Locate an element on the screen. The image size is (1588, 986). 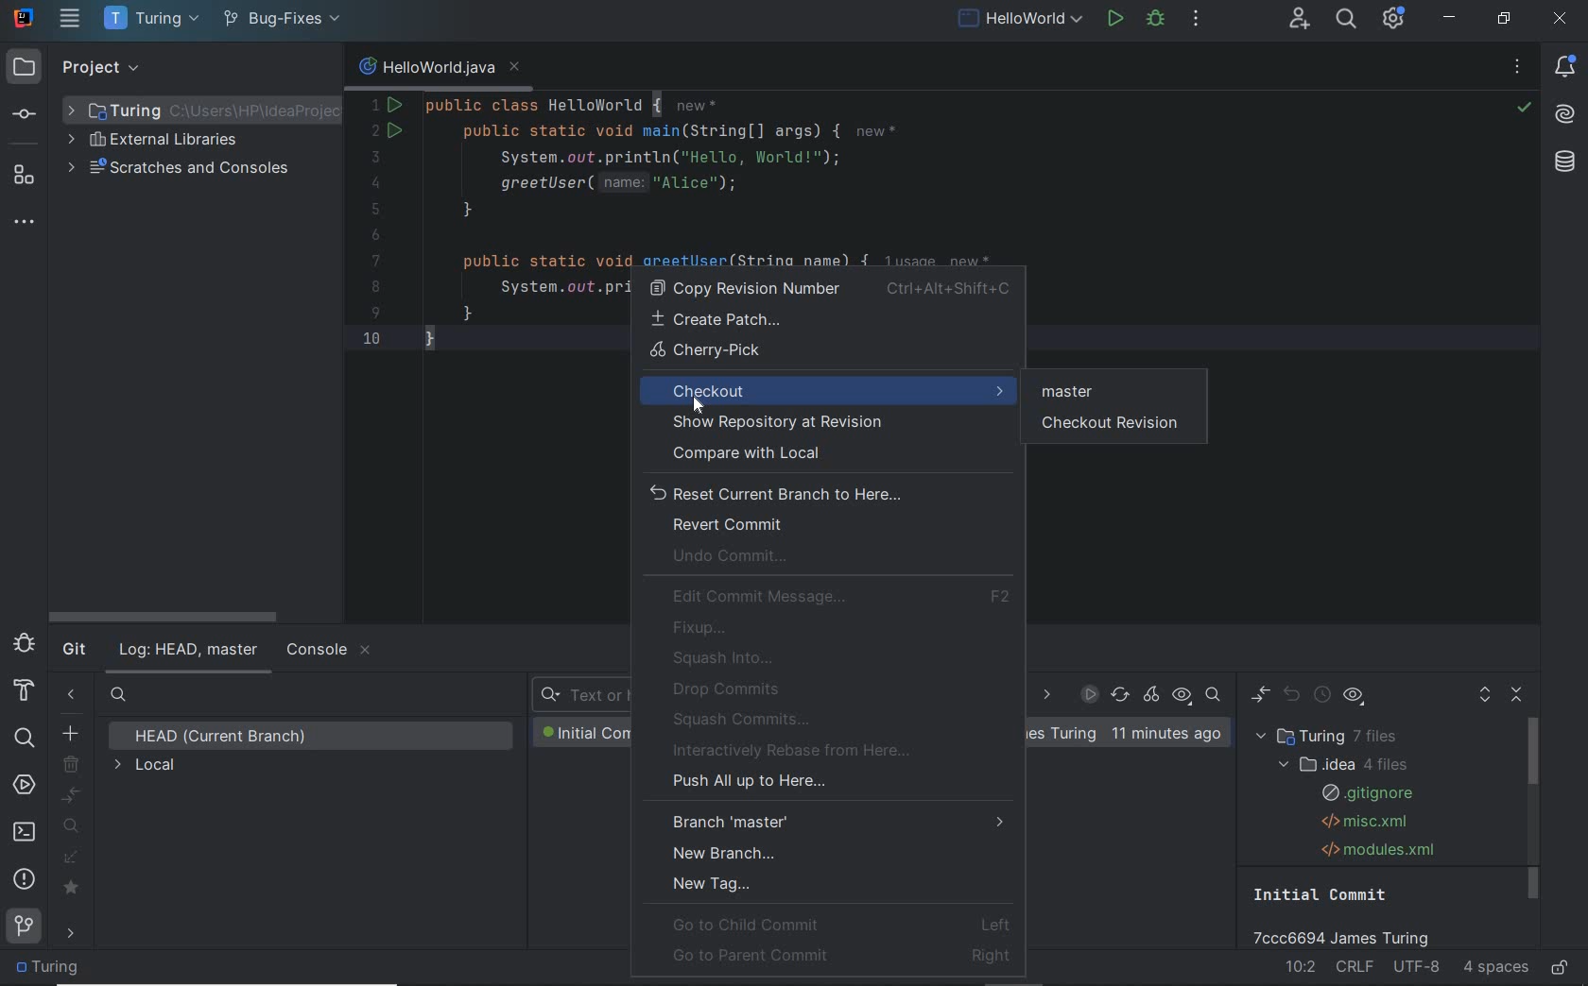
options is located at coordinates (286, 69).